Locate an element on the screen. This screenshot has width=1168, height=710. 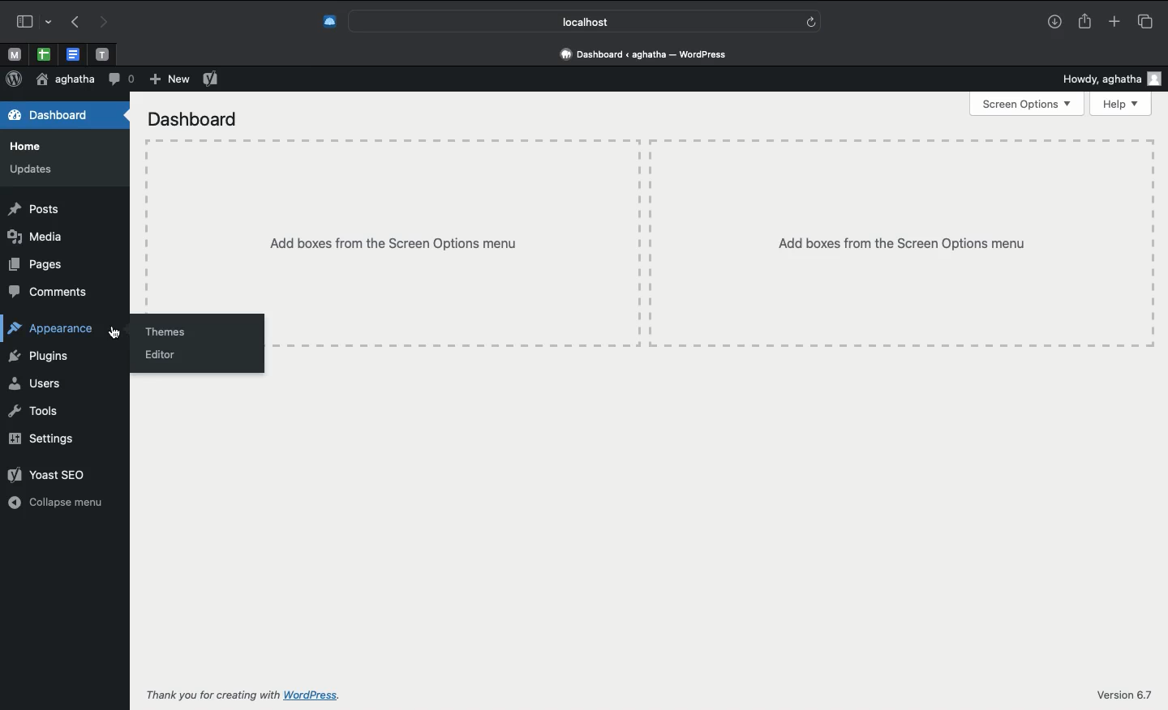
Redo is located at coordinates (101, 23).